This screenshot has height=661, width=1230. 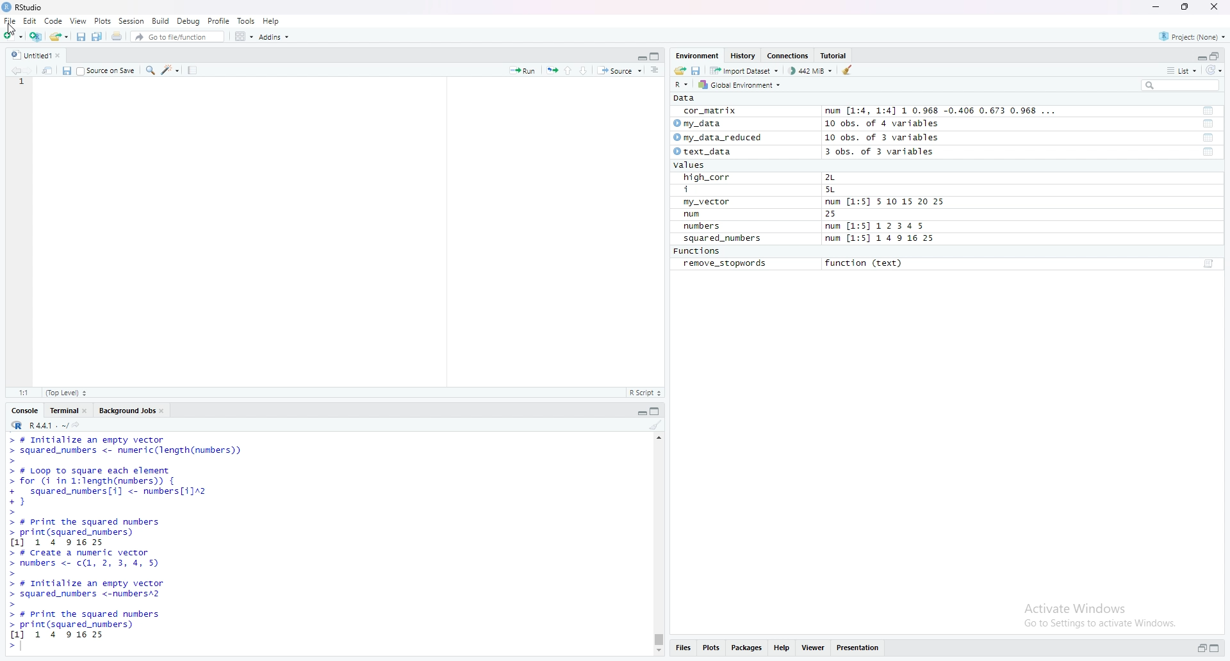 What do you see at coordinates (843, 189) in the screenshot?
I see `5L` at bounding box center [843, 189].